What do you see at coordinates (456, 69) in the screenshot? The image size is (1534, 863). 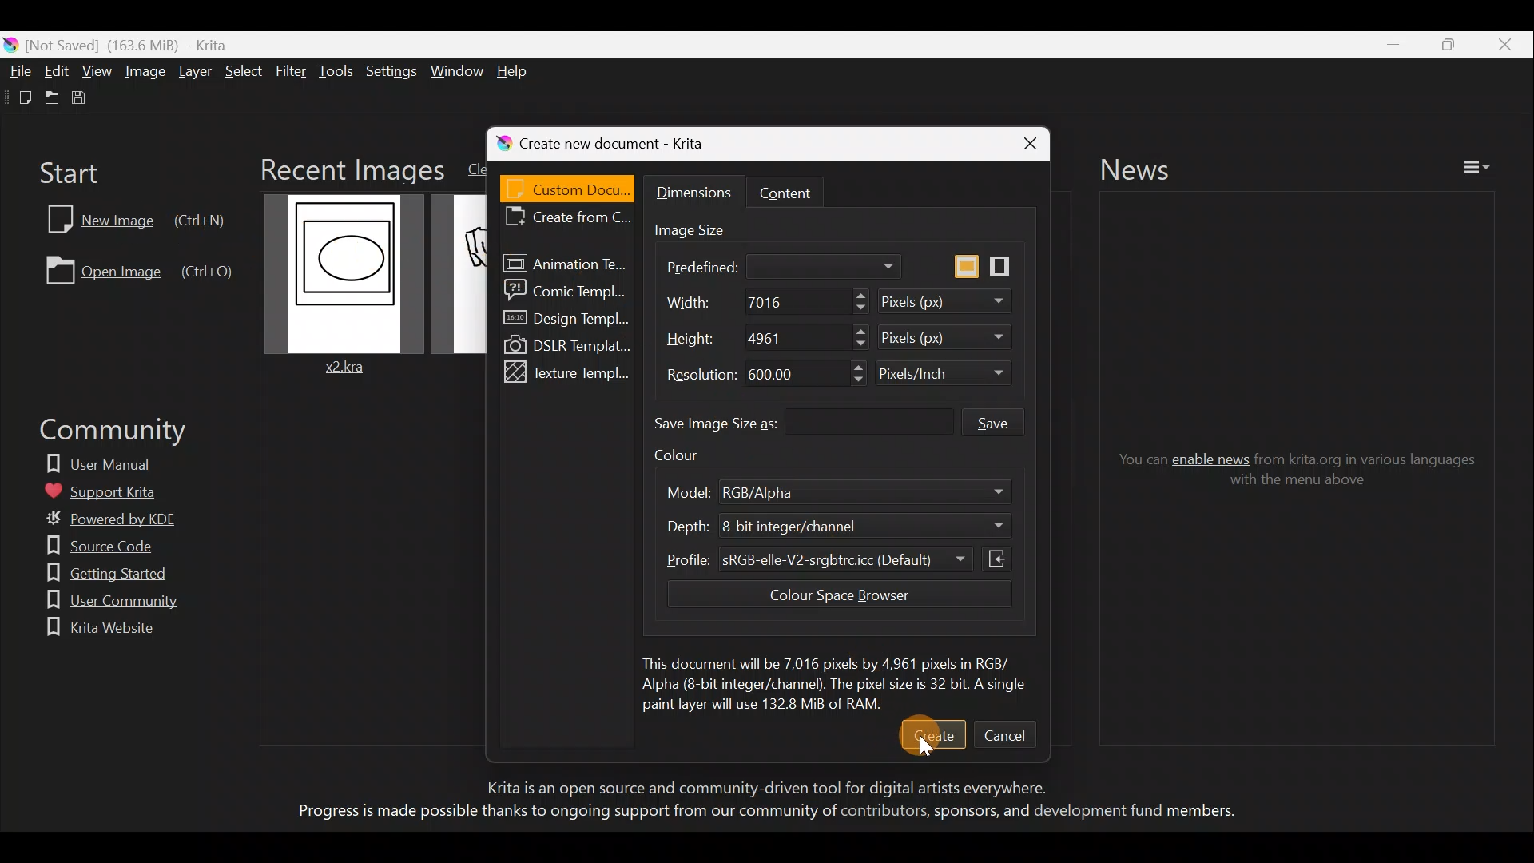 I see `Window` at bounding box center [456, 69].